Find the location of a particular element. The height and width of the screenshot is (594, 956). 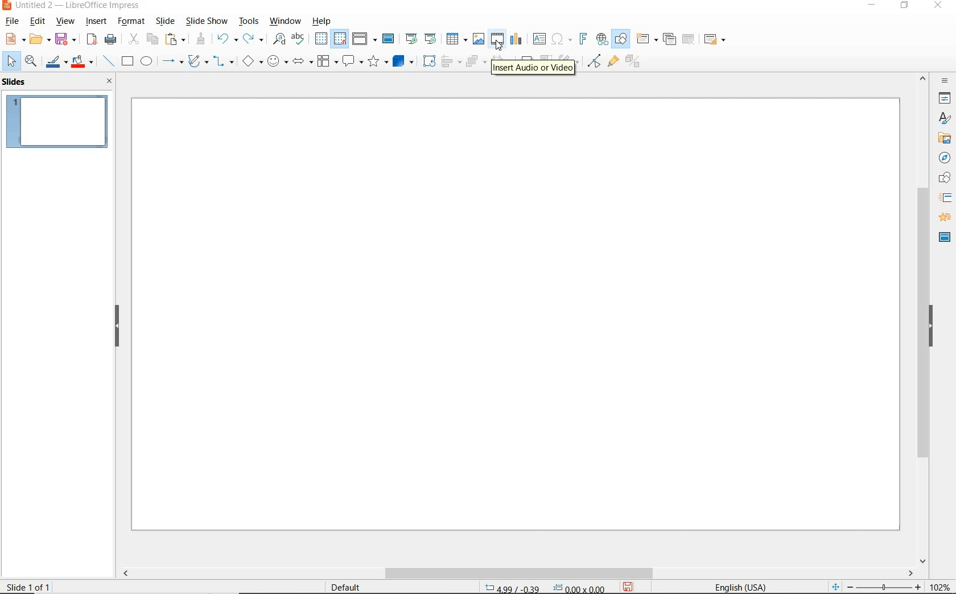

FILL COLOR is located at coordinates (84, 63).